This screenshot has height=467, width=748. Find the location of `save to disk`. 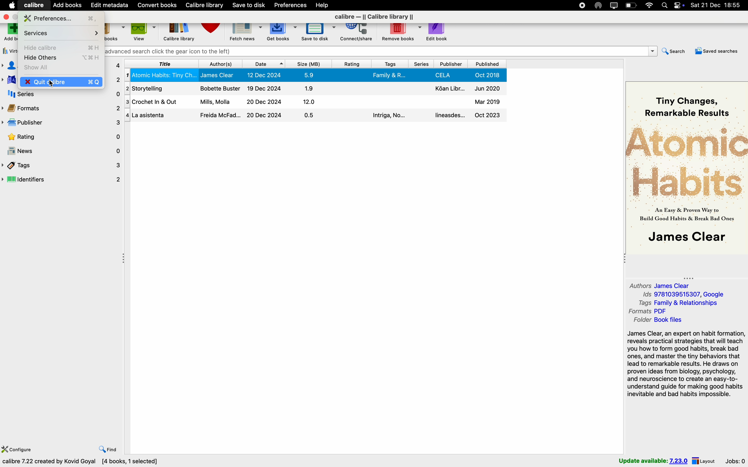

save to disk is located at coordinates (248, 6).